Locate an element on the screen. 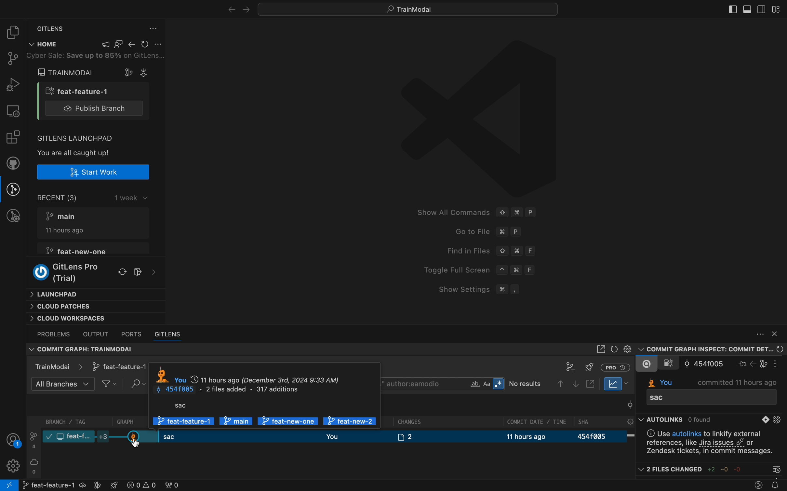 The height and width of the screenshot is (491, 787). Cloud workspaces is located at coordinates (75, 318).